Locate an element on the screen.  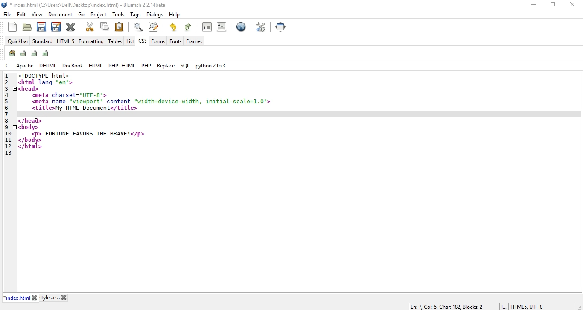
11 is located at coordinates (8, 139).